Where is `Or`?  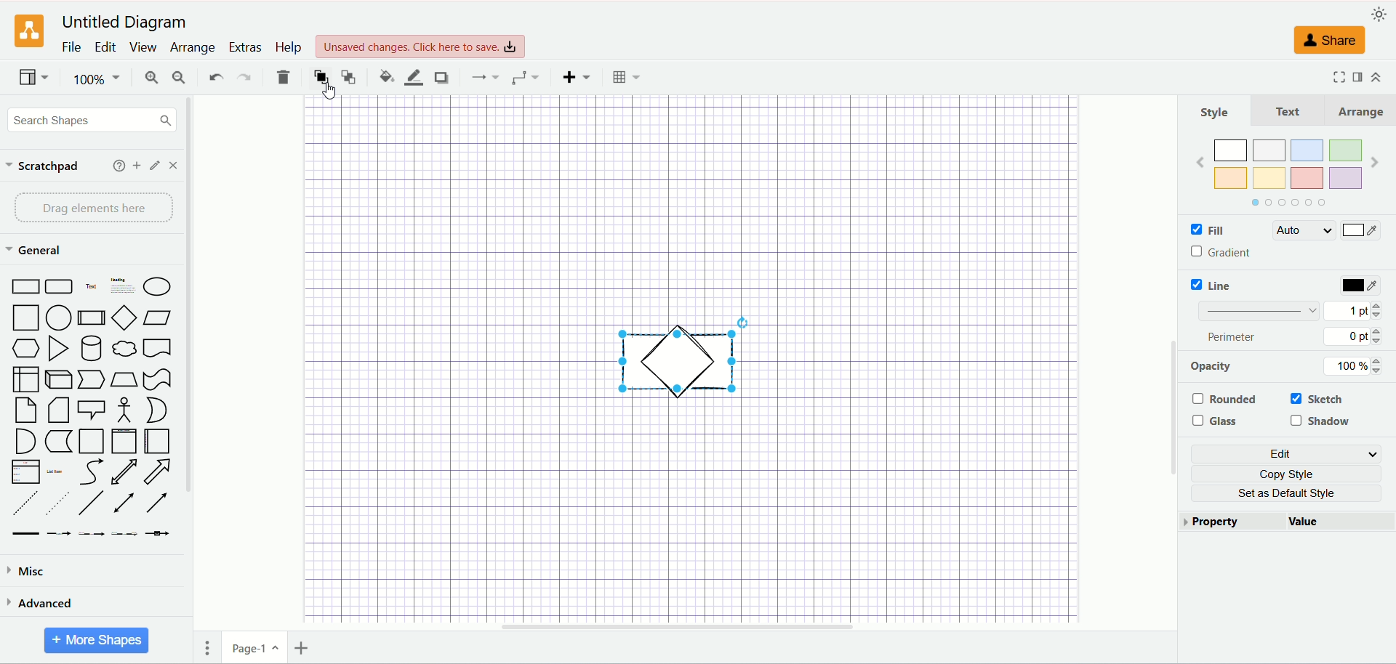
Or is located at coordinates (160, 410).